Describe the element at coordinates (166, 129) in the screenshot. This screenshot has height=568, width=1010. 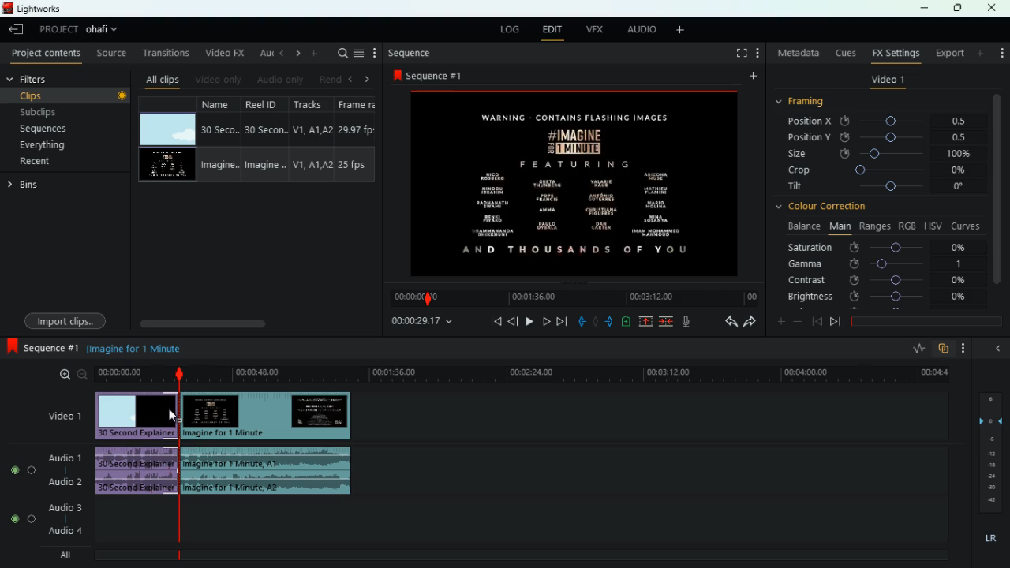
I see `video` at that location.